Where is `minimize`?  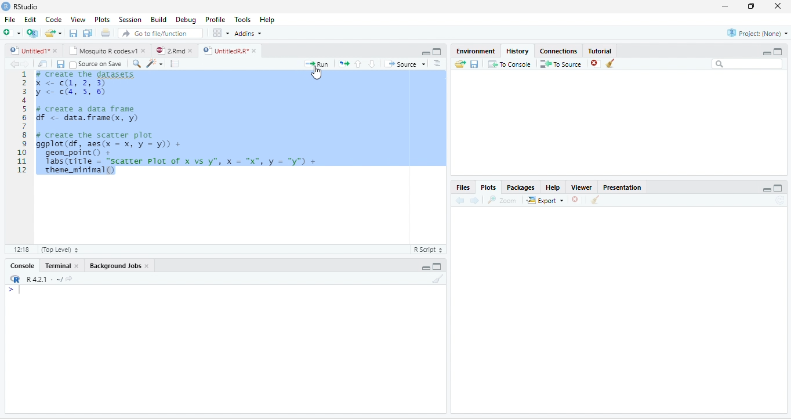 minimize is located at coordinates (725, 6).